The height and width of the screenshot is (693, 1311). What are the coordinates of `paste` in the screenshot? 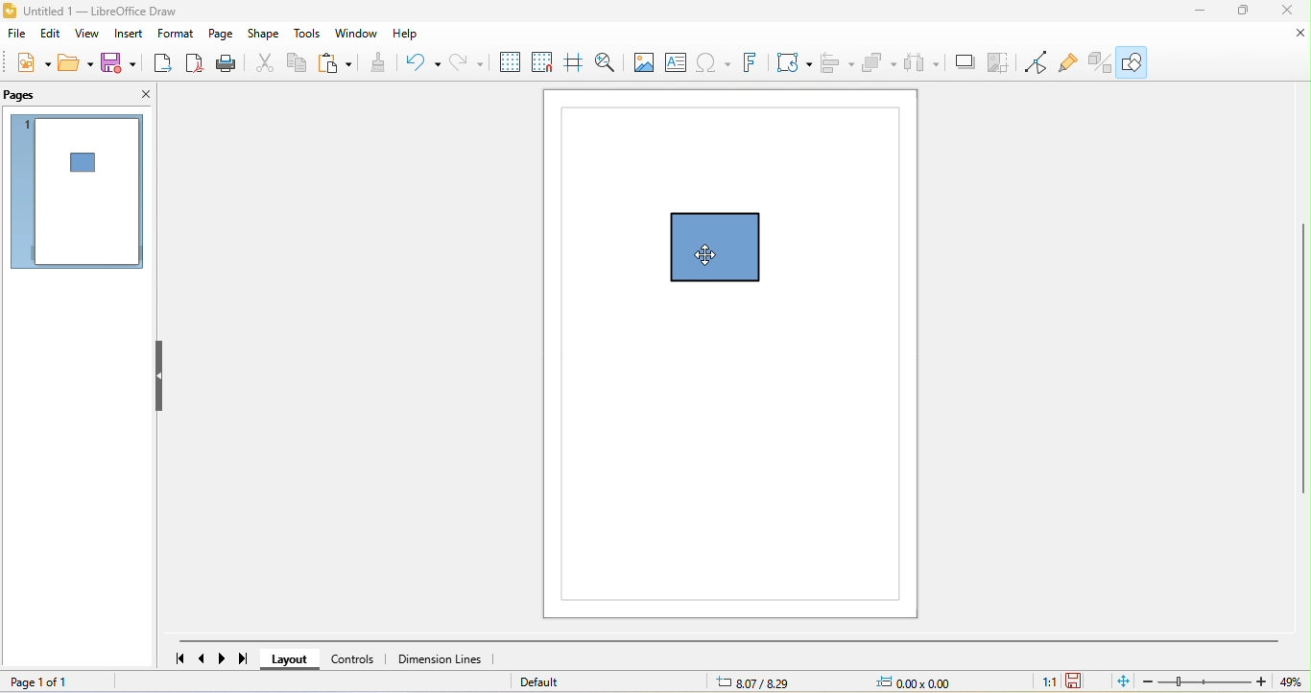 It's located at (338, 66).